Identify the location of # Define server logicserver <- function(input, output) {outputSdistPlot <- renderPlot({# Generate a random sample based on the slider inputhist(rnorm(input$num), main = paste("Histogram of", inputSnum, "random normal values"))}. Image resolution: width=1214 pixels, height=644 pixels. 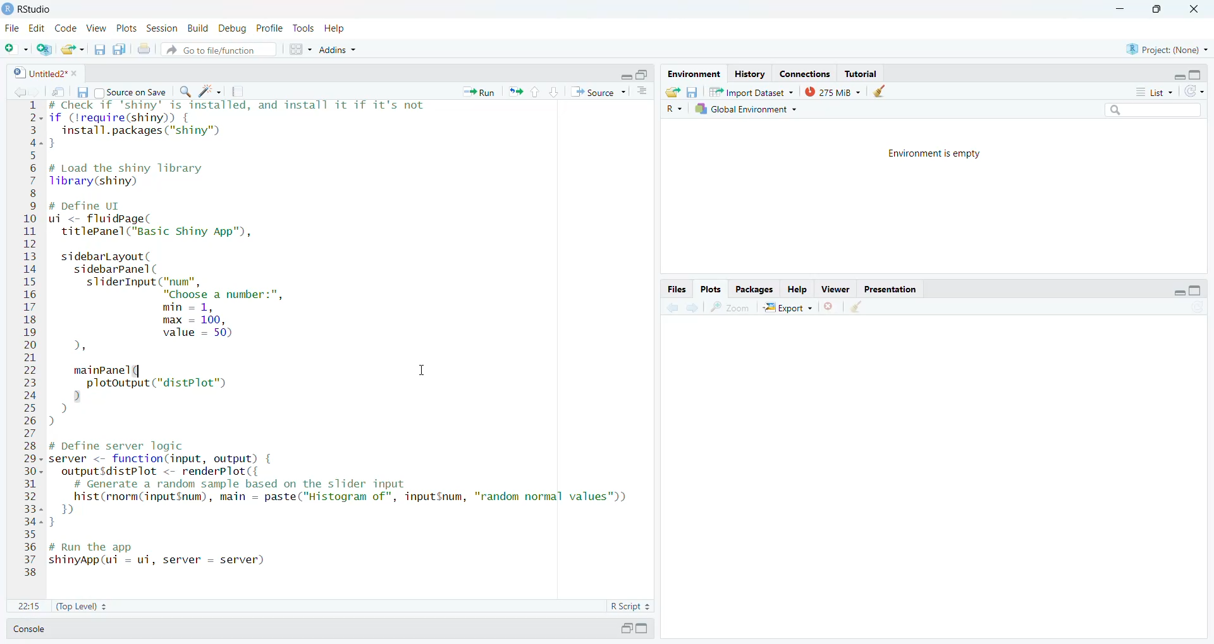
(339, 484).